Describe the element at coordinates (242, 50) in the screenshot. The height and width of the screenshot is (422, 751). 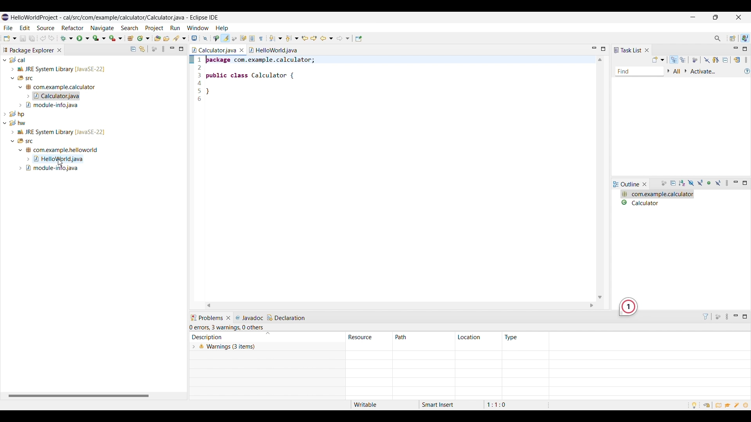
I see `Close tab 1` at that location.